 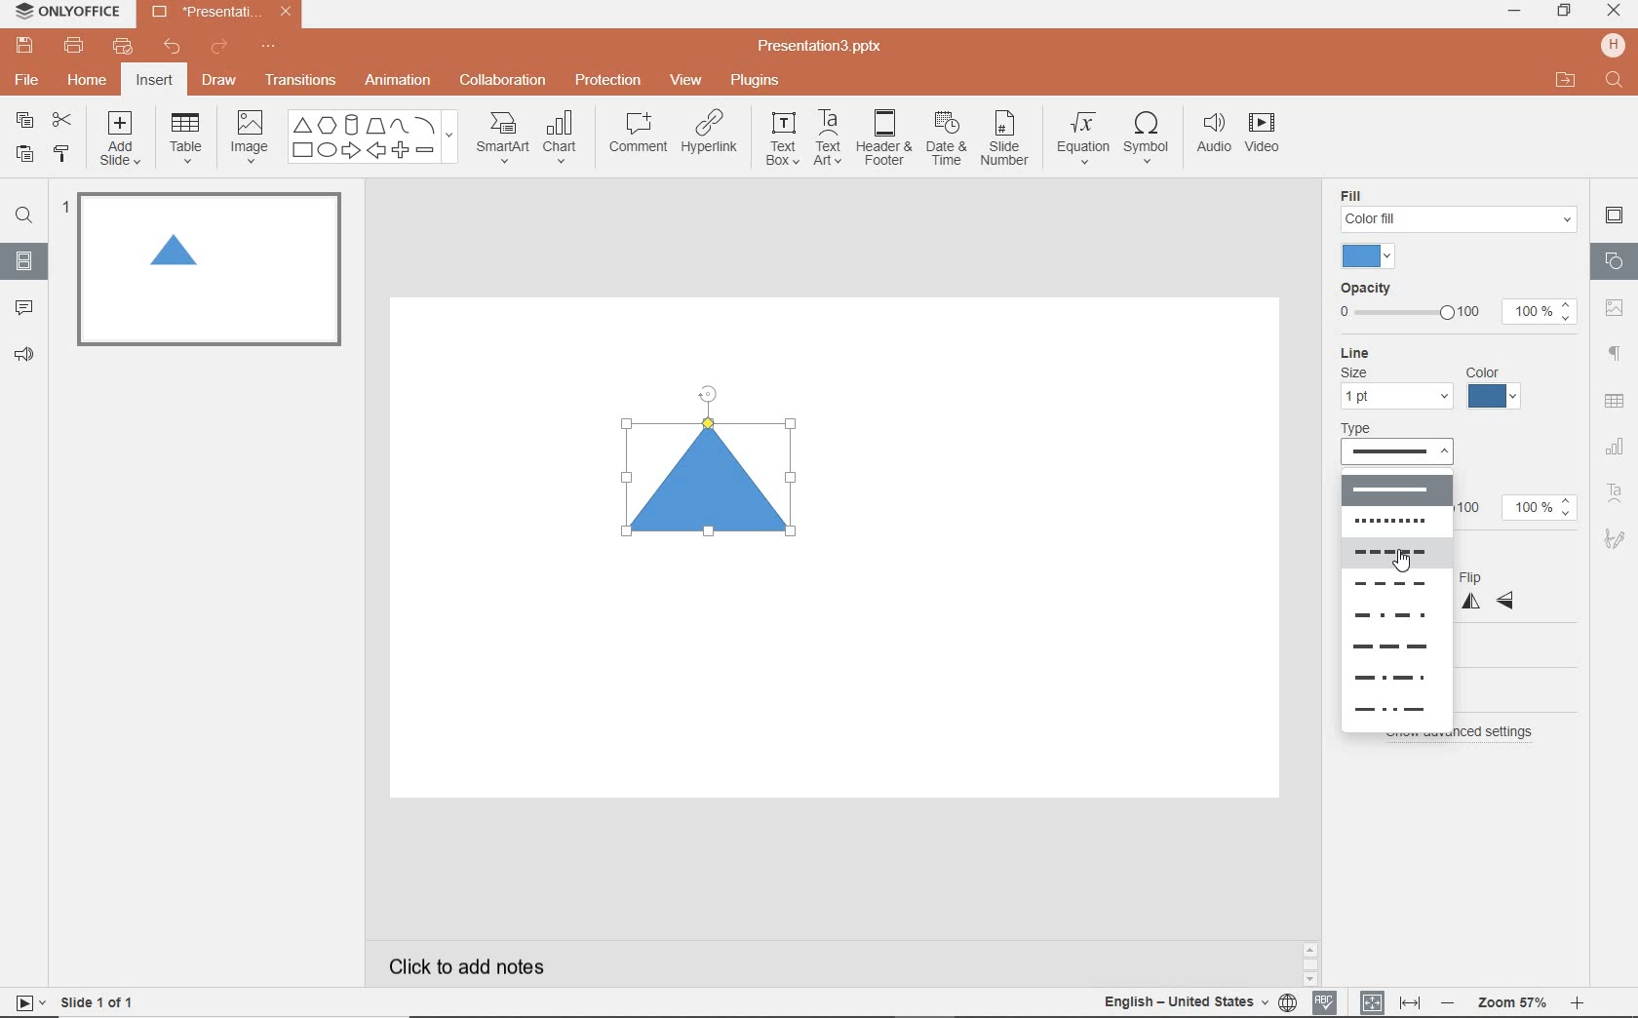 I want to click on COPY STYLE, so click(x=63, y=154).